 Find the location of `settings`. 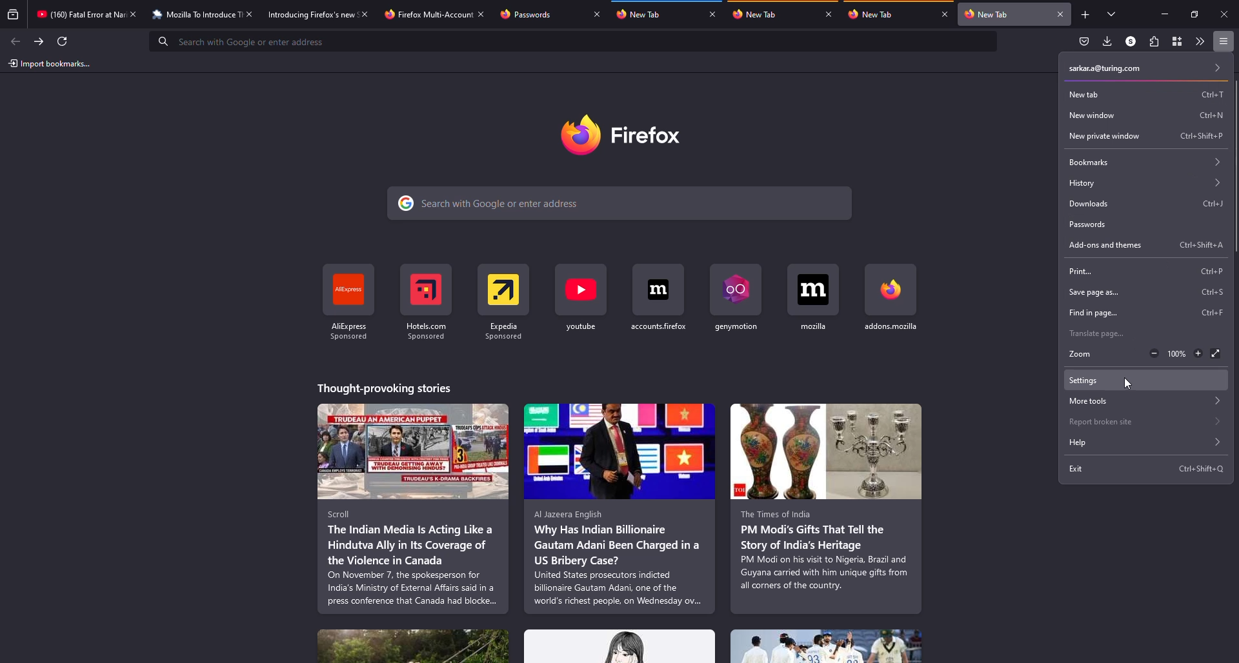

settings is located at coordinates (1089, 381).